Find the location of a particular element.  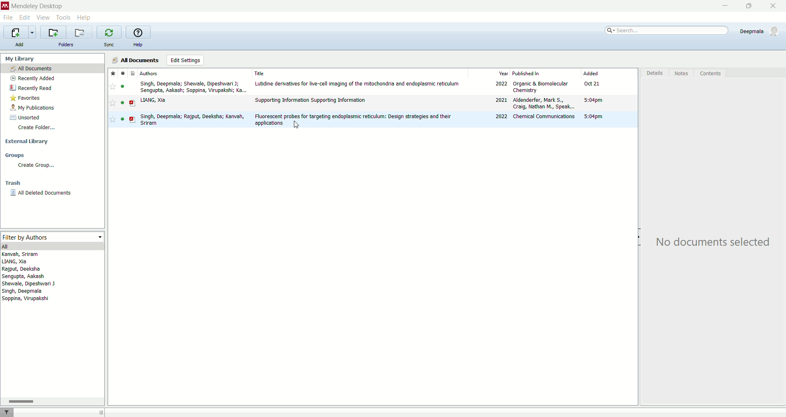

Aldenderfer, Mark S, Craig, Nathan M, Speak is located at coordinates (543, 104).